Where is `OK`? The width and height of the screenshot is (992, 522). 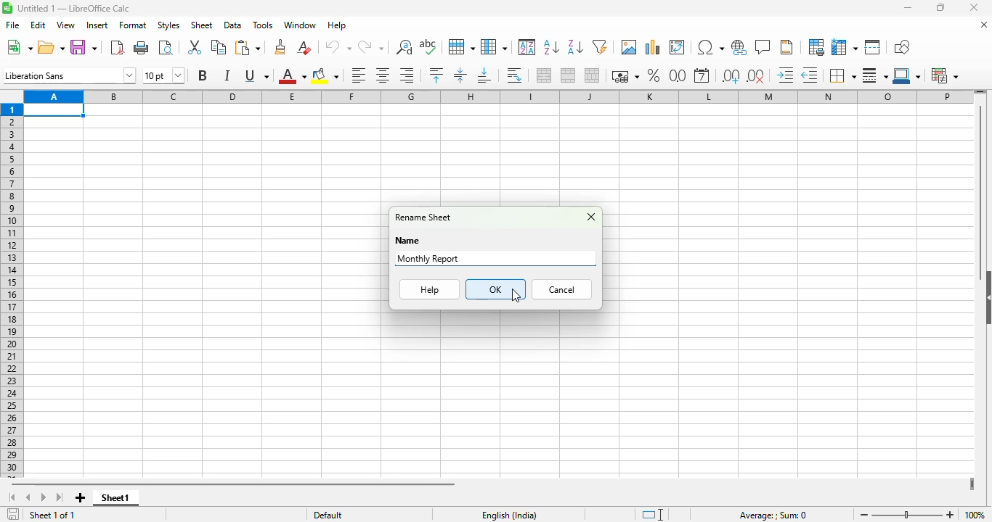
OK is located at coordinates (496, 289).